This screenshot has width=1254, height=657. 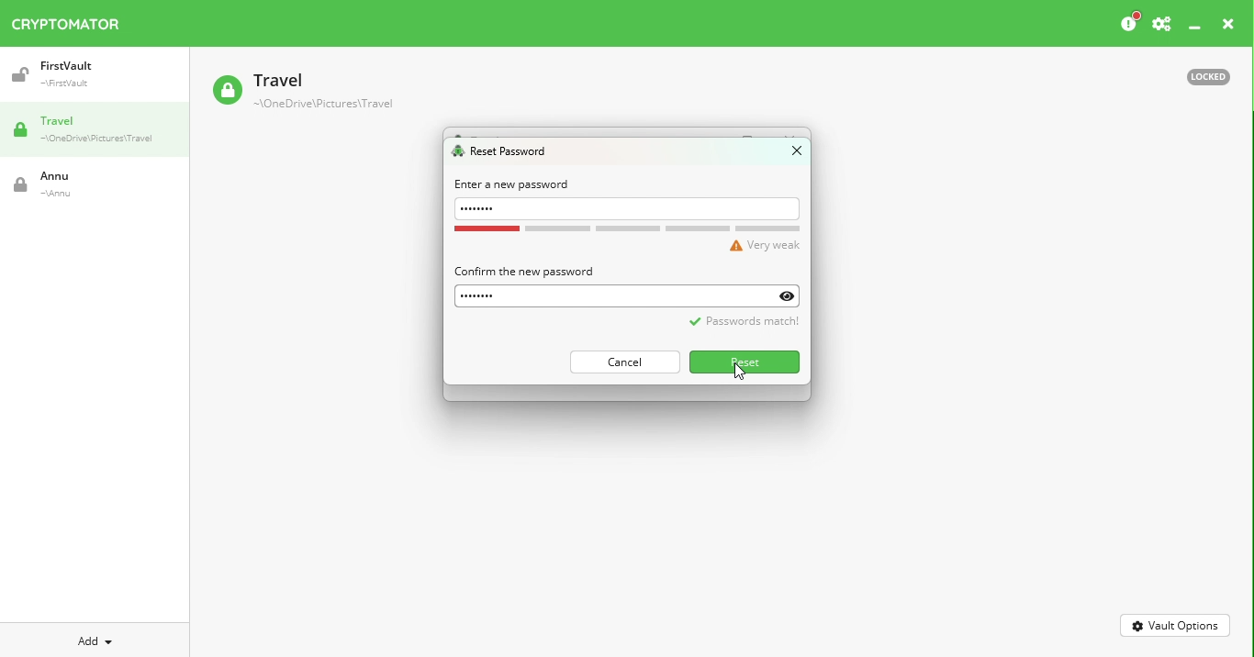 What do you see at coordinates (1128, 23) in the screenshot?
I see `Please consider donating` at bounding box center [1128, 23].